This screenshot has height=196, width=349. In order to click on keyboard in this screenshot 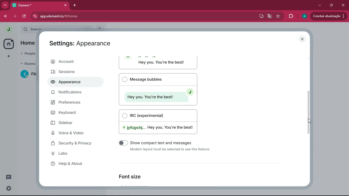, I will do `click(72, 113)`.